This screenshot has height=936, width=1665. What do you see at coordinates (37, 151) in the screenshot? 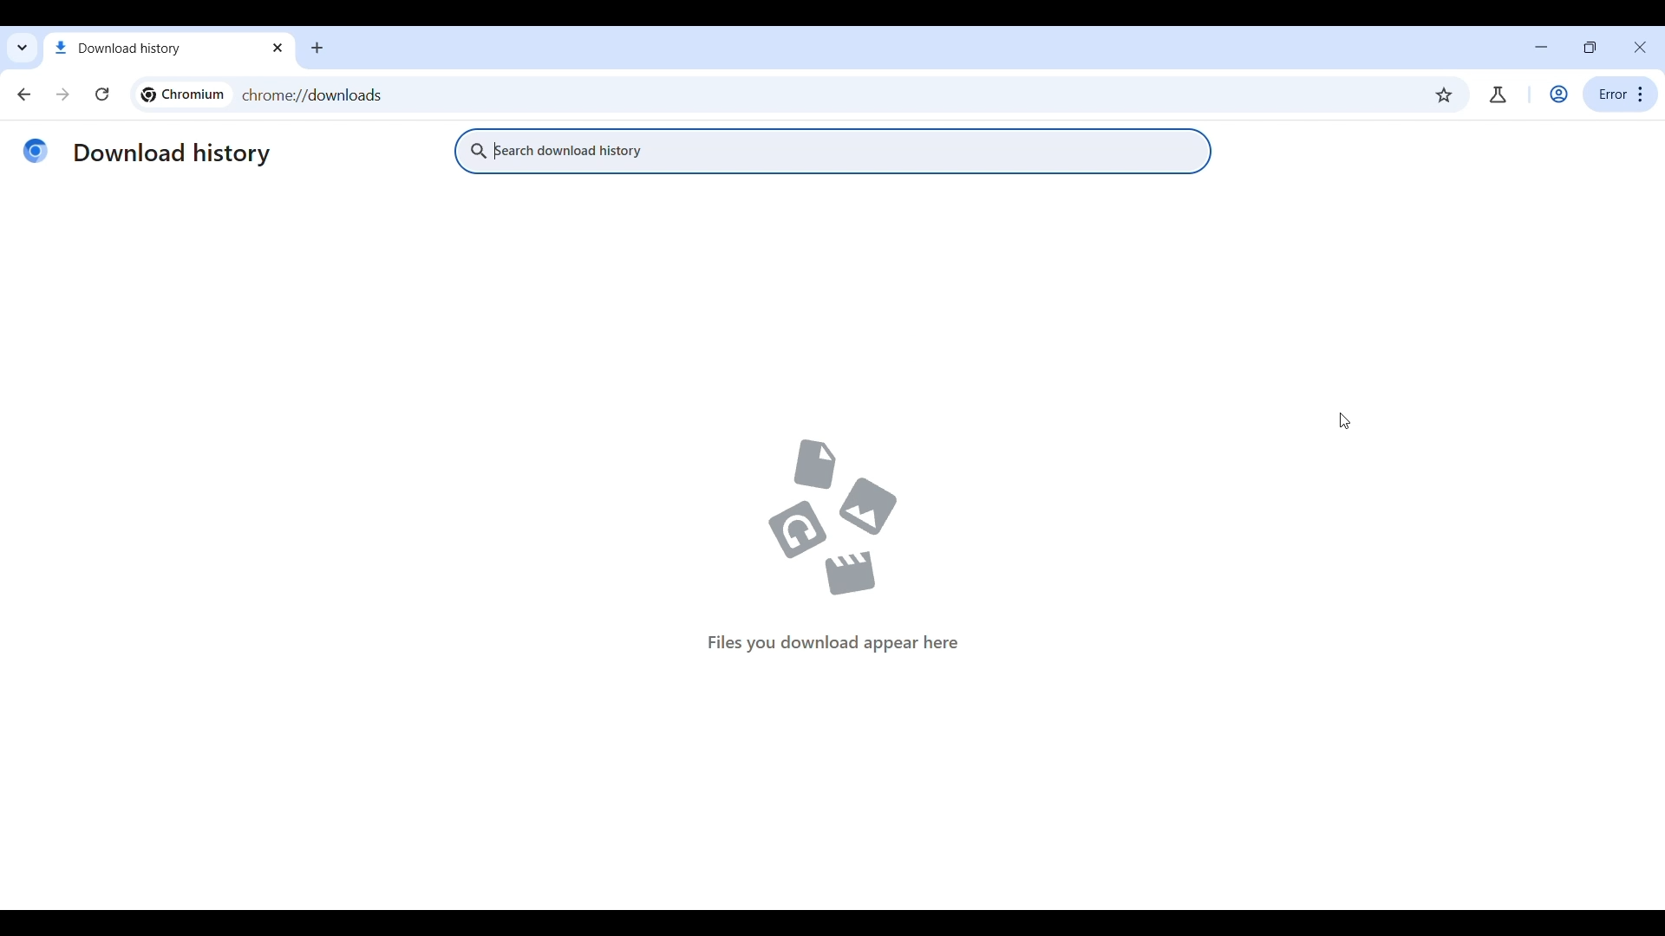
I see `Chromium logo` at bounding box center [37, 151].